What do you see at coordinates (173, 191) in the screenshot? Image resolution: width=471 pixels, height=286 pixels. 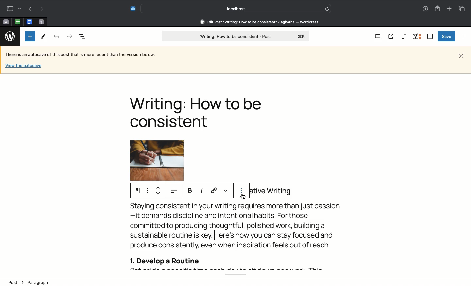 I see `Left alignment` at bounding box center [173, 191].